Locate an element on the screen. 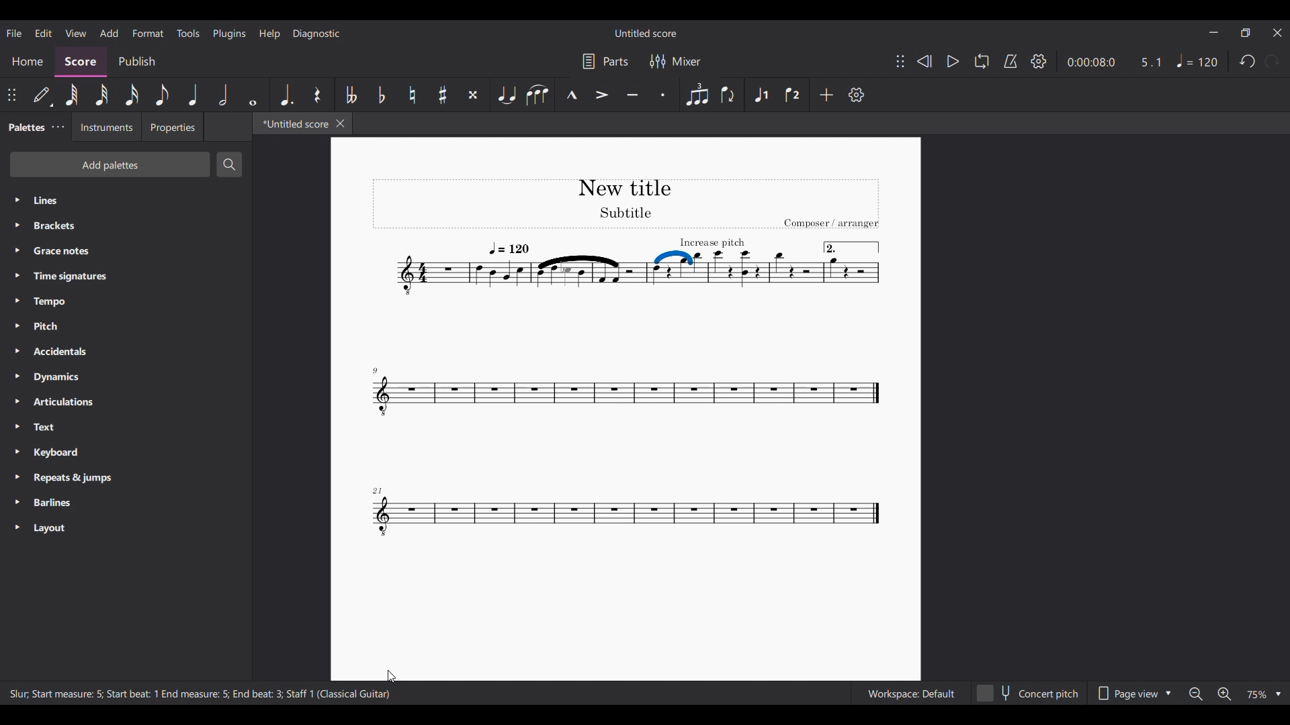 The width and height of the screenshot is (1290, 725). Grace notes is located at coordinates (125, 250).